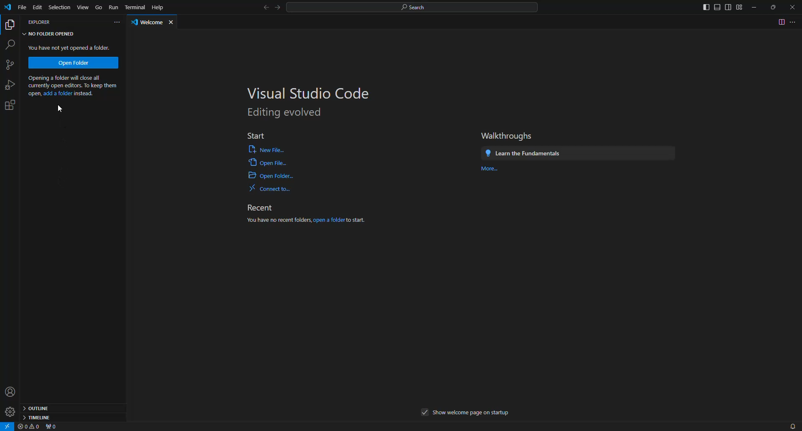 This screenshot has height=431, width=802. Describe the element at coordinates (61, 109) in the screenshot. I see `cursor` at that location.